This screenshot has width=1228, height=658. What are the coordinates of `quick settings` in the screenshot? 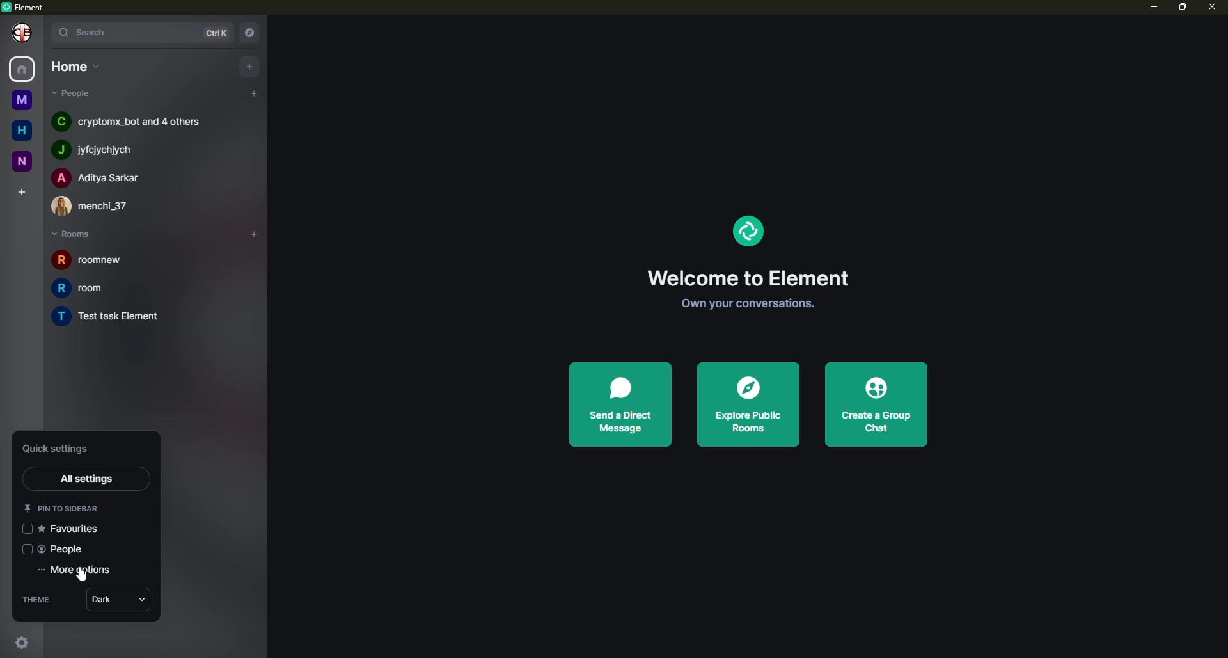 It's located at (24, 641).